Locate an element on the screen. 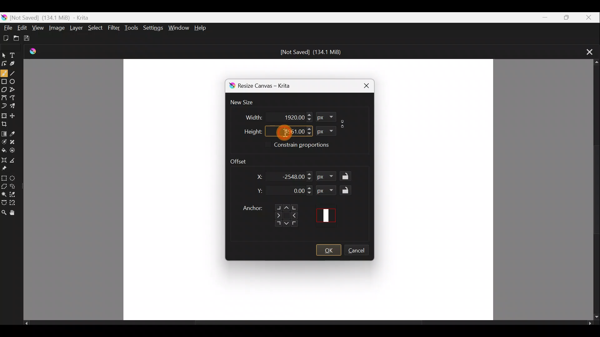  Text tool is located at coordinates (16, 53).